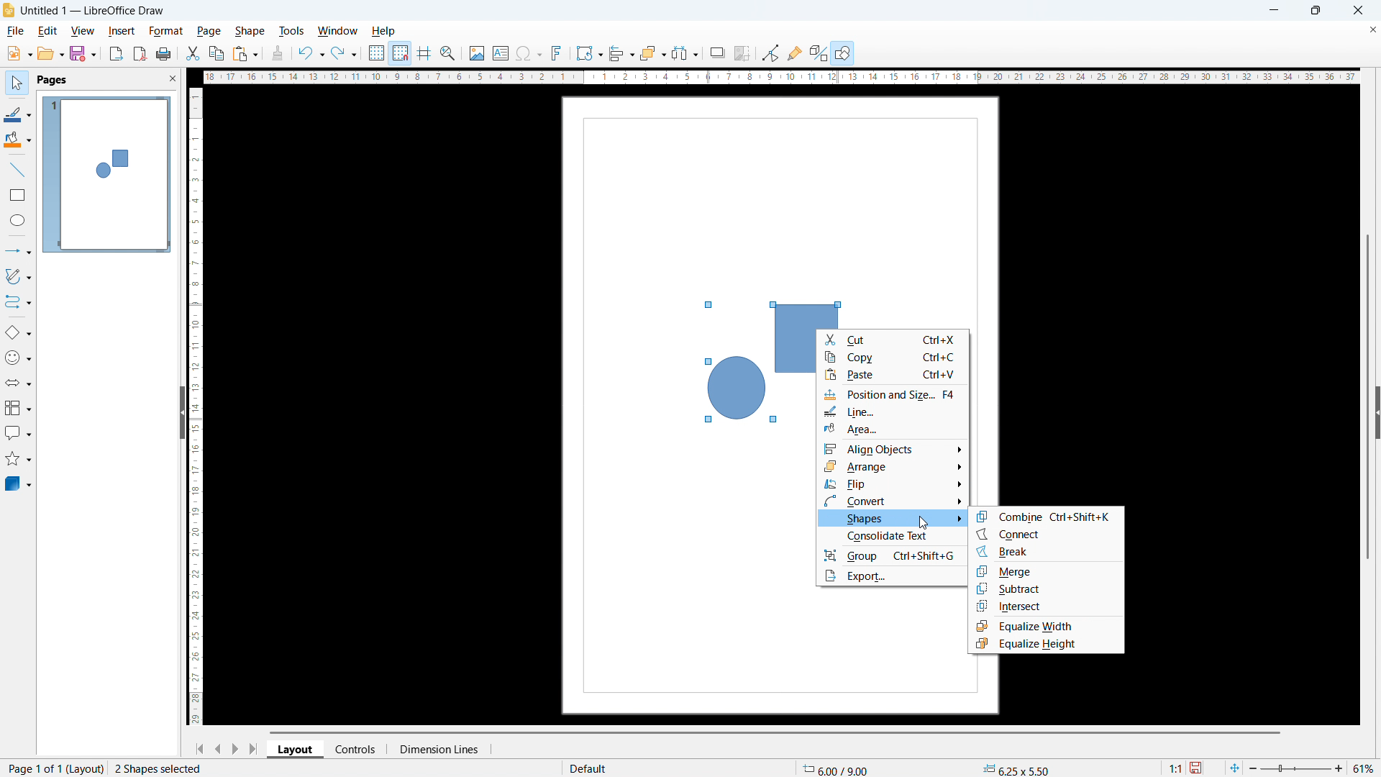 Image resolution: width=1381 pixels, height=777 pixels. I want to click on go to first page, so click(200, 748).